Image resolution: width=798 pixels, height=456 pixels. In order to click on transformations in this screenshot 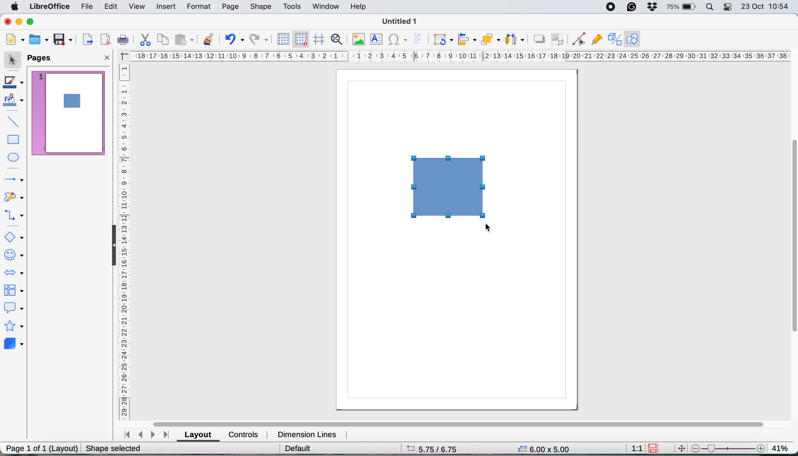, I will do `click(443, 40)`.